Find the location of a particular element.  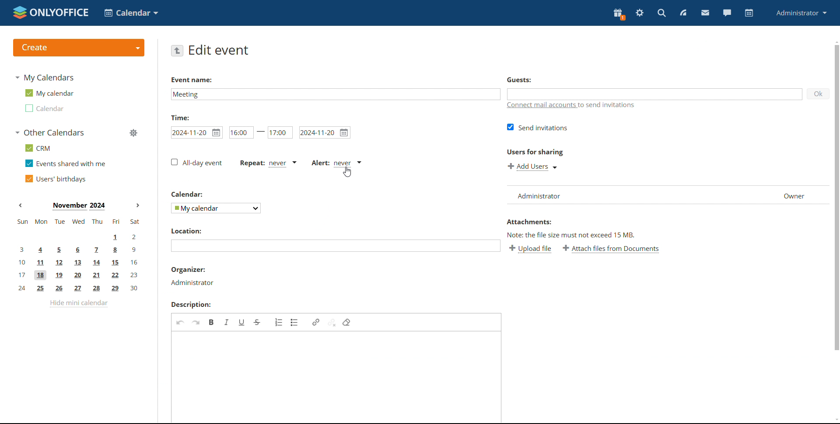

Calendar is located at coordinates (186, 195).